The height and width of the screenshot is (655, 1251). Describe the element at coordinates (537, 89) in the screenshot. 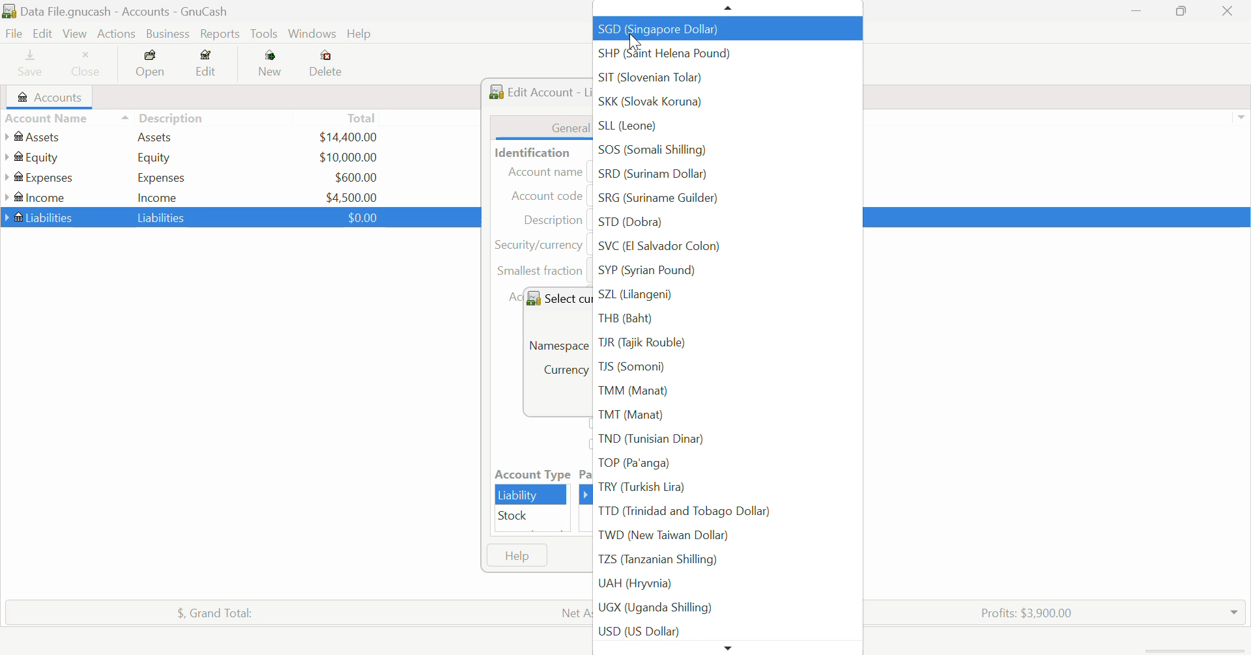

I see `Edit Account - Liabilities` at that location.